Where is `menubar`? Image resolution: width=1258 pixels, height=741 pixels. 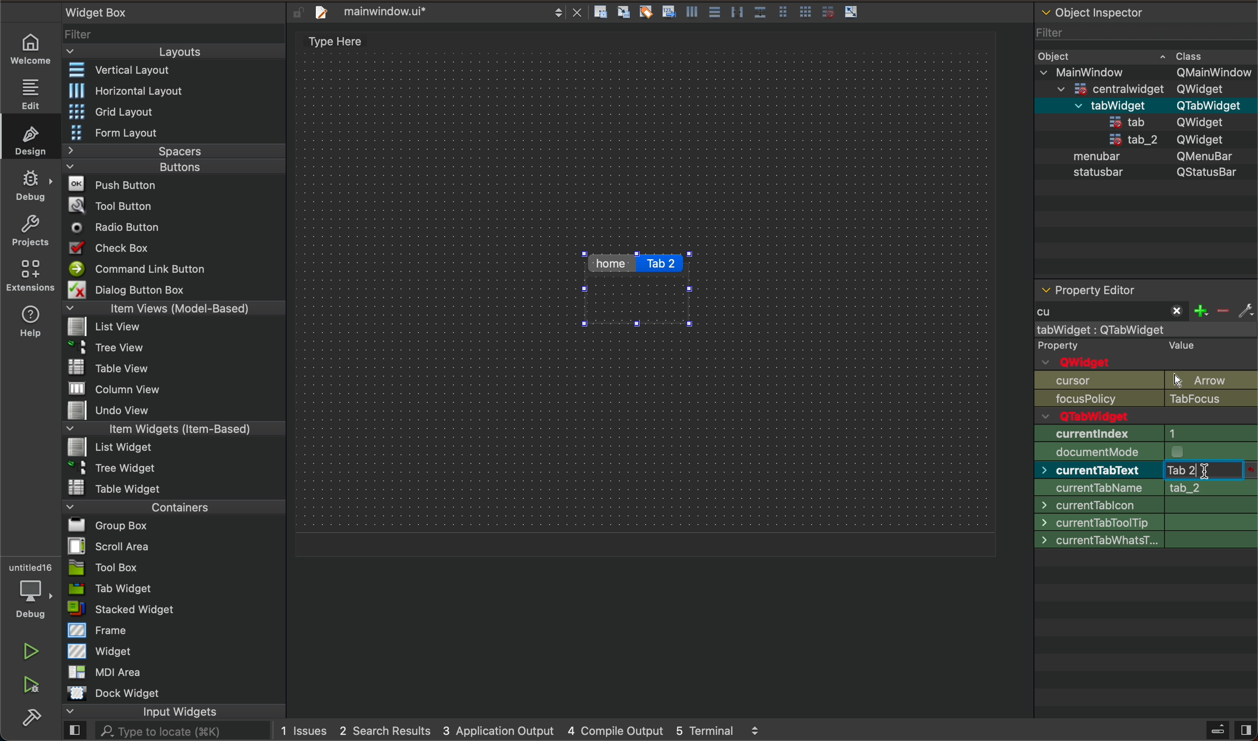
menubar is located at coordinates (1090, 158).